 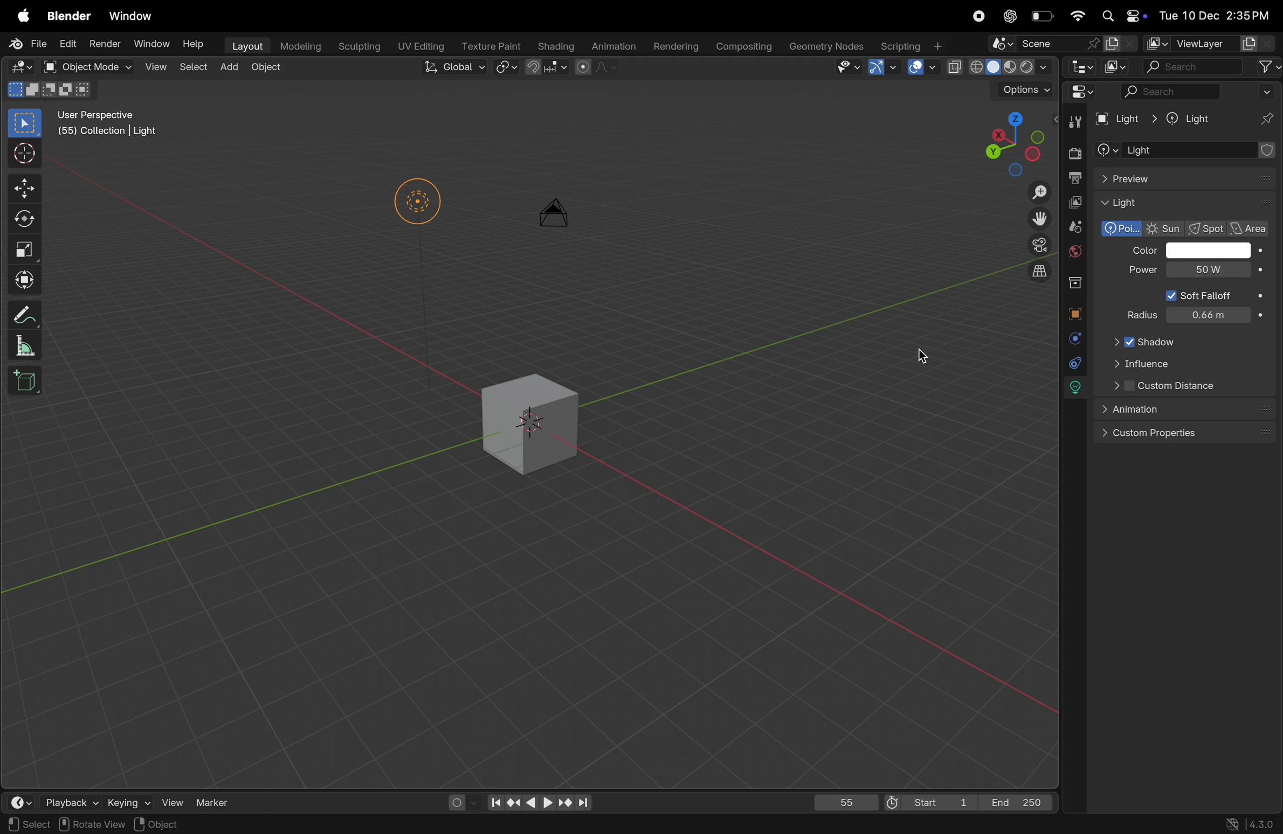 What do you see at coordinates (1076, 228) in the screenshot?
I see `scene` at bounding box center [1076, 228].